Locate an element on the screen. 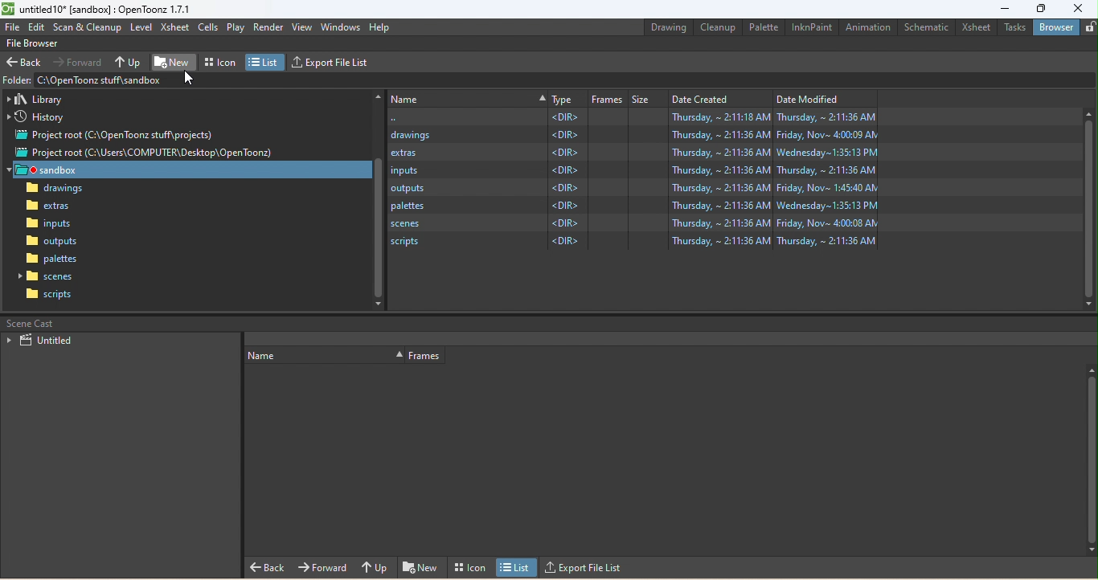 This screenshot has height=580, width=1098. Export file list is located at coordinates (586, 568).